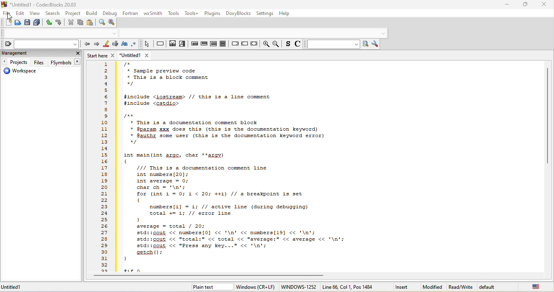 This screenshot has width=554, height=292. I want to click on counting loop, so click(213, 44).